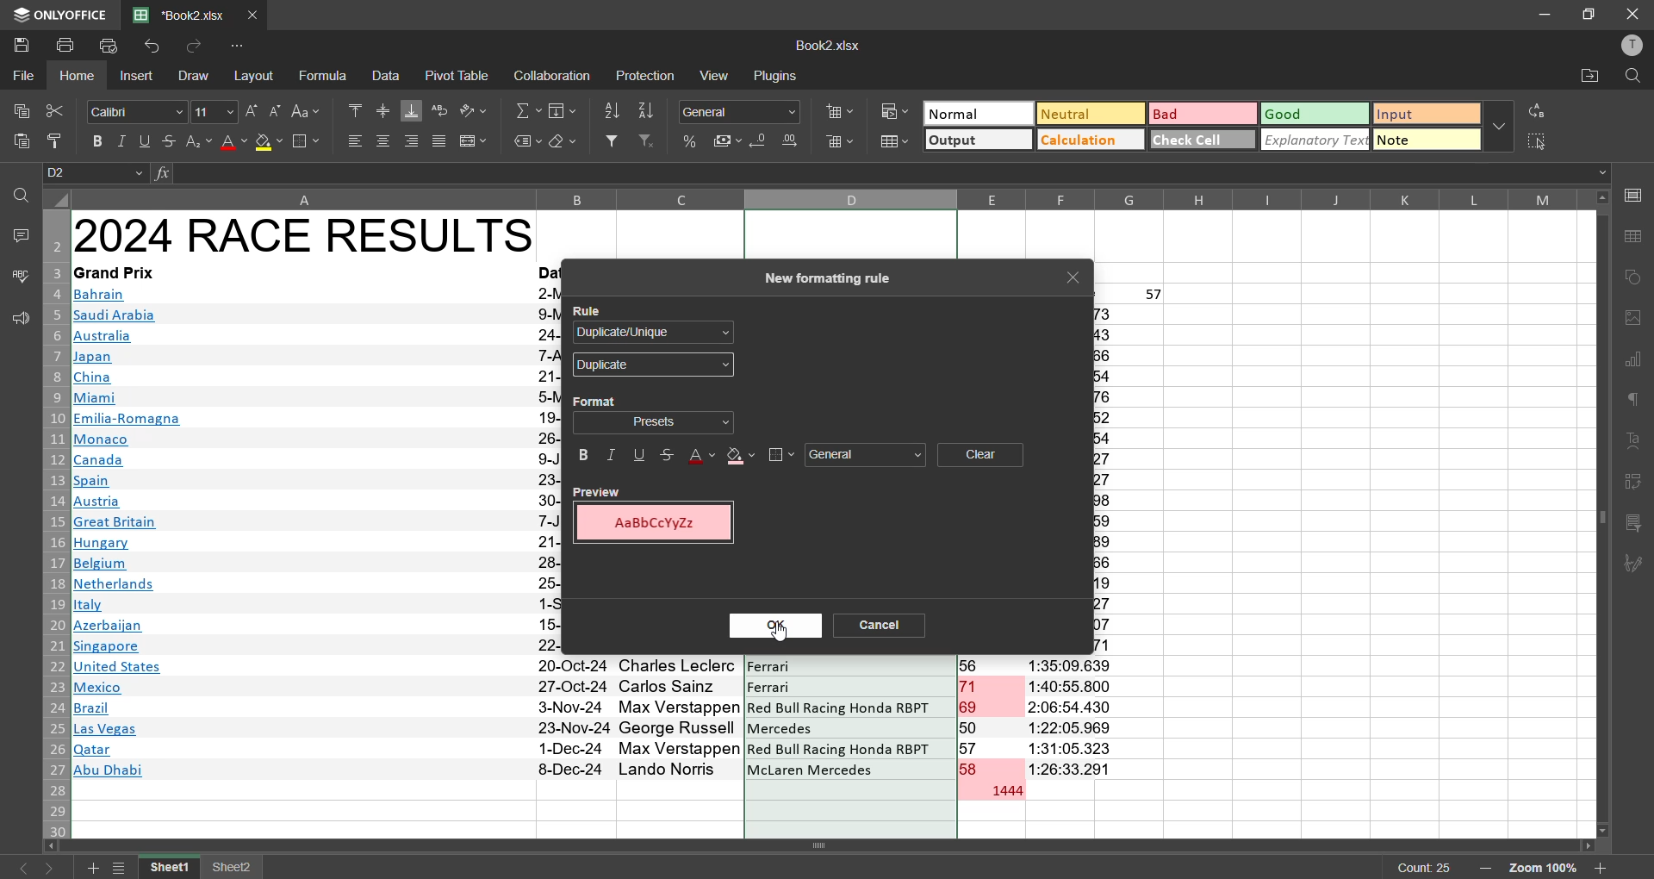 The height and width of the screenshot is (879, 1654). I want to click on good, so click(1315, 113).